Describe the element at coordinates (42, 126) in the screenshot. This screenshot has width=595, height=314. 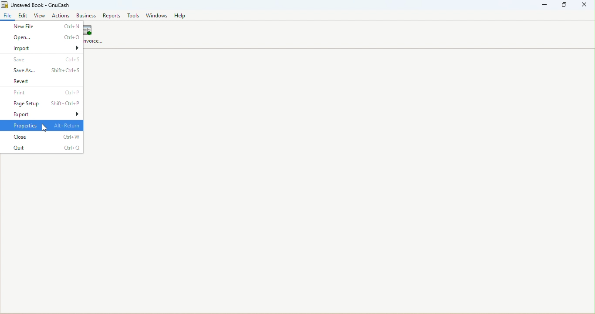
I see `Properties` at that location.